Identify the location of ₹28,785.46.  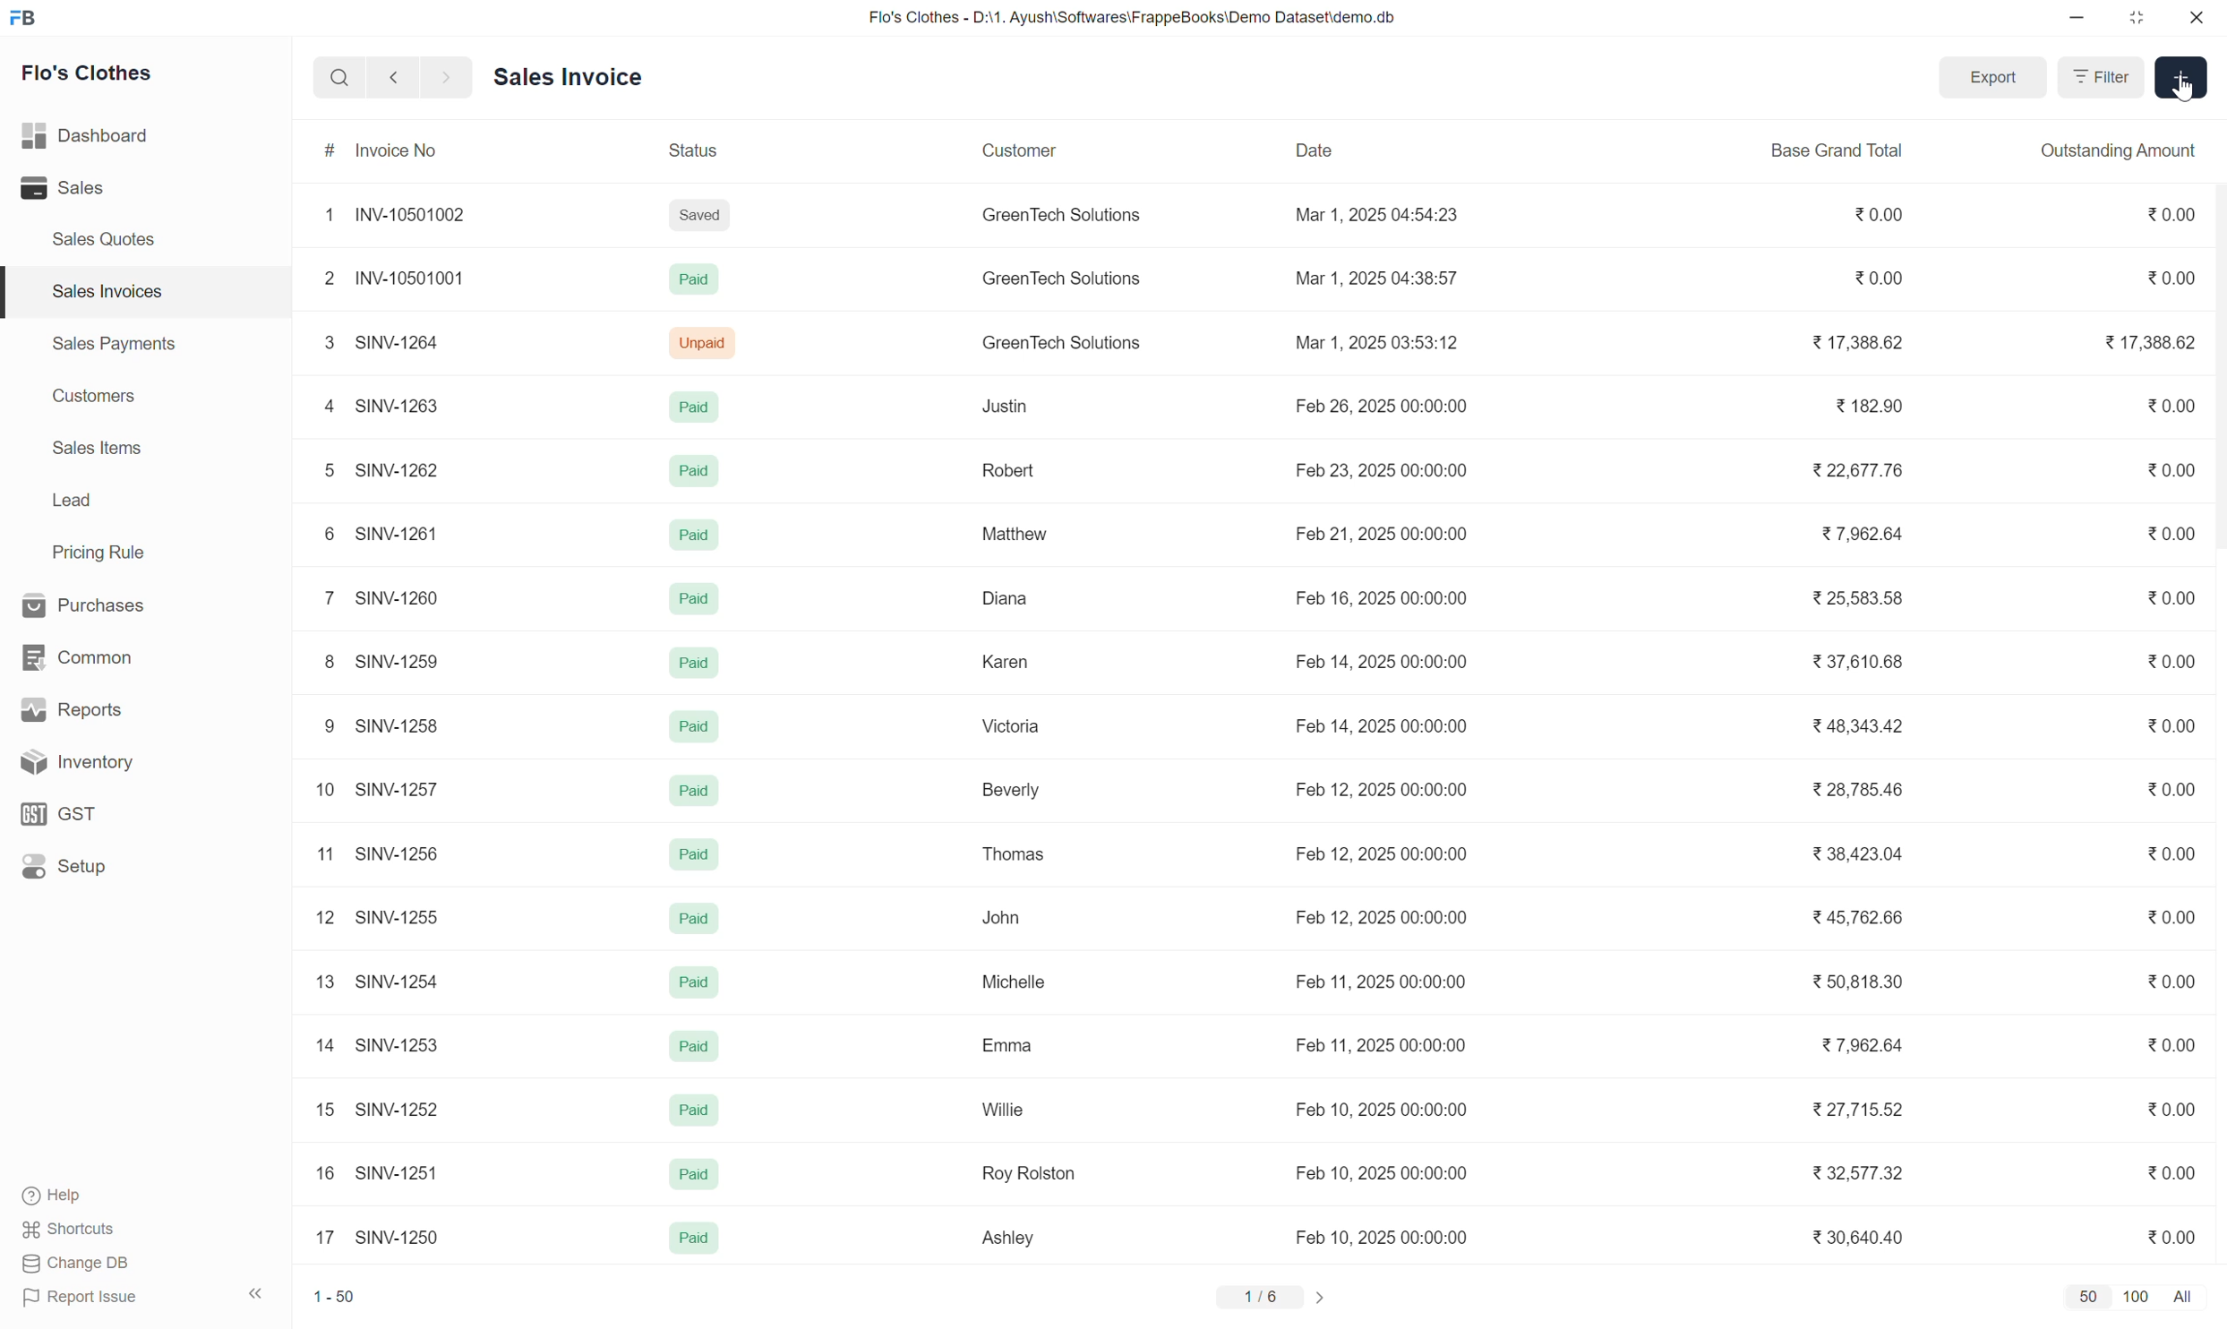
(1852, 796).